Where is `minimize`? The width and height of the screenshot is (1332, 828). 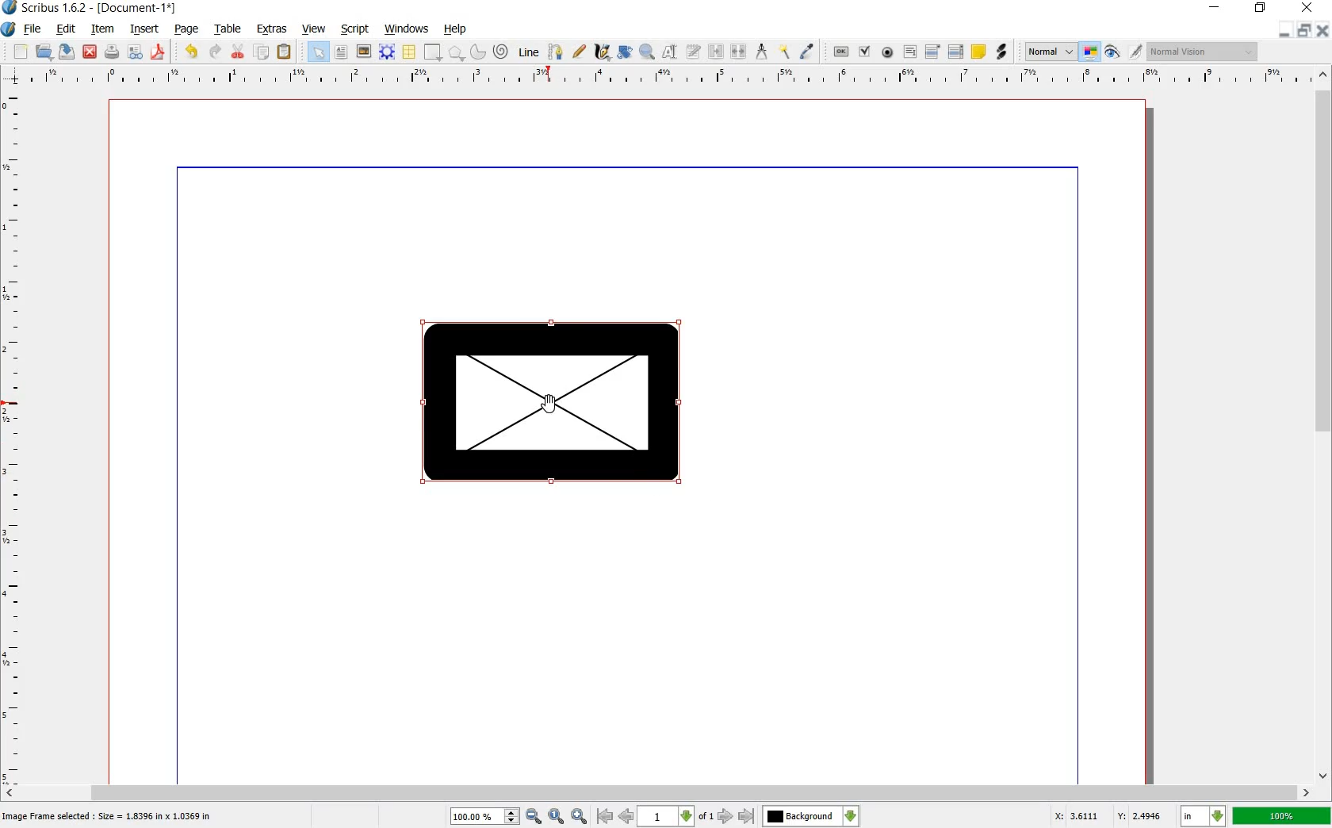 minimize is located at coordinates (1215, 8).